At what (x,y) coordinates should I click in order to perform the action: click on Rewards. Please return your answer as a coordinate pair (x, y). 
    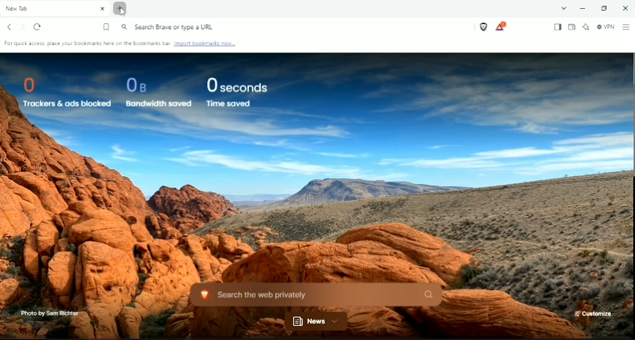
    Looking at the image, I should click on (502, 27).